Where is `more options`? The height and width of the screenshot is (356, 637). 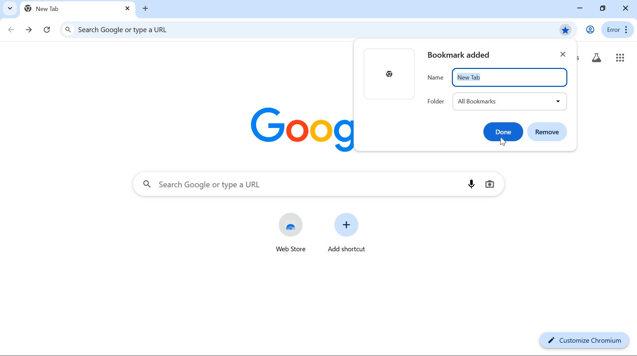 more options is located at coordinates (627, 30).